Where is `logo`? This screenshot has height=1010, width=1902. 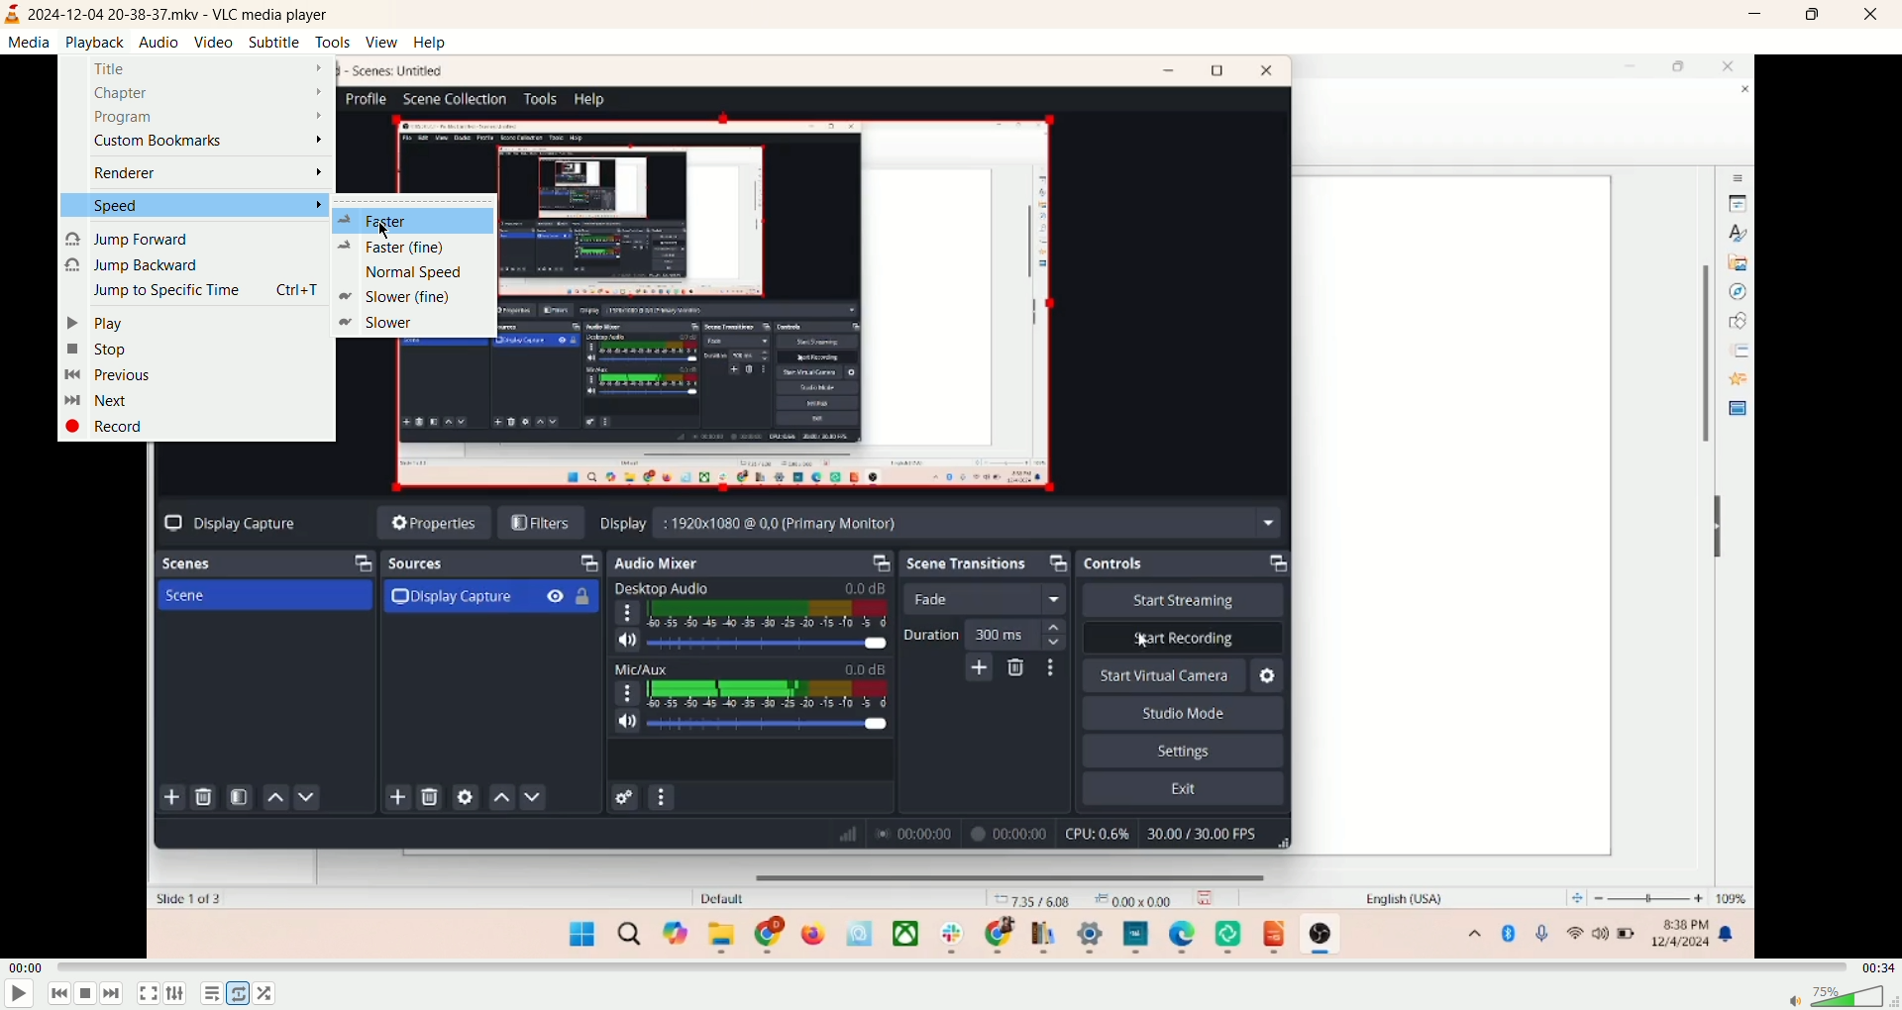 logo is located at coordinates (12, 15).